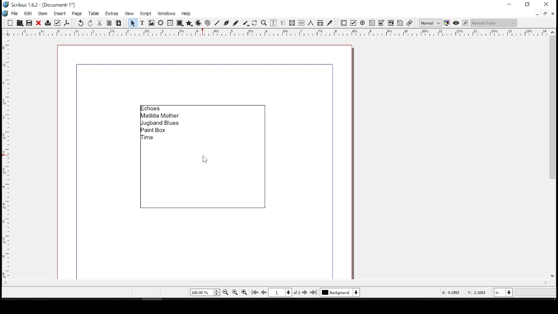  I want to click on restore, so click(544, 14).